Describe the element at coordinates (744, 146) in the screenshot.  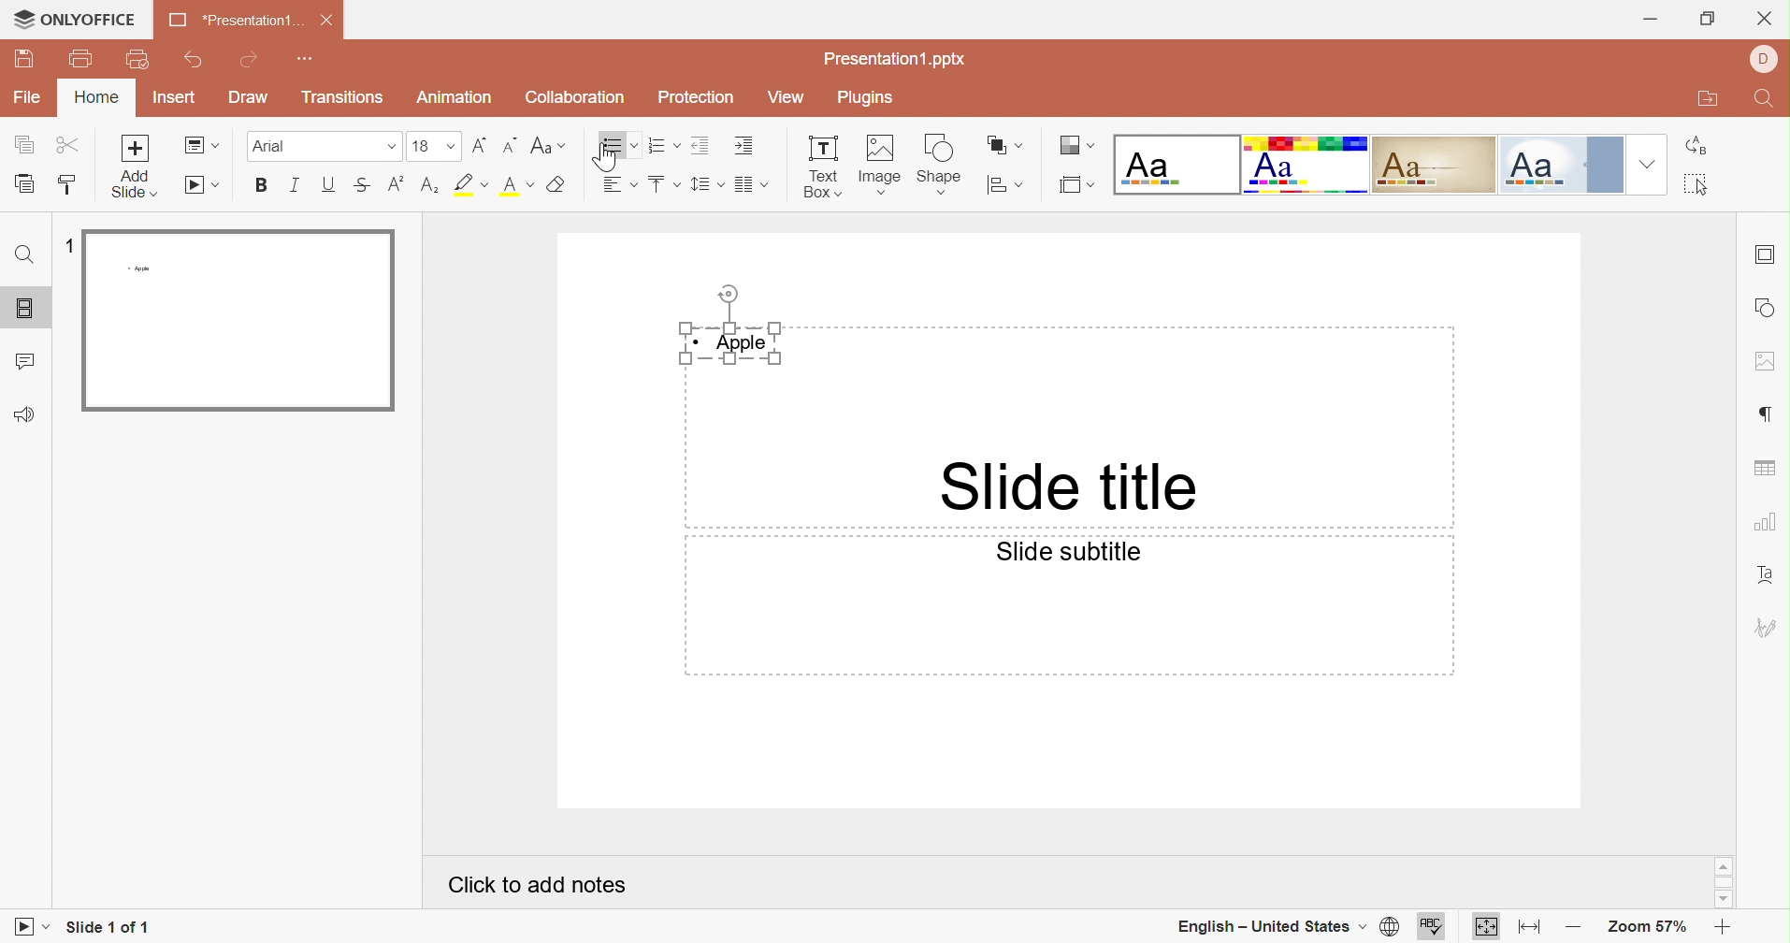
I see `Increase indent` at that location.